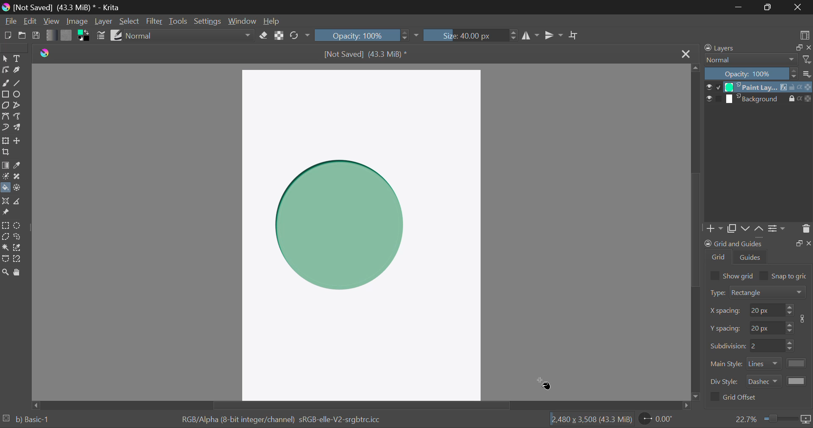 Image resolution: width=813 pixels, height=428 pixels. What do you see at coordinates (760, 346) in the screenshot?
I see `Grid Characteristic Input` at bounding box center [760, 346].